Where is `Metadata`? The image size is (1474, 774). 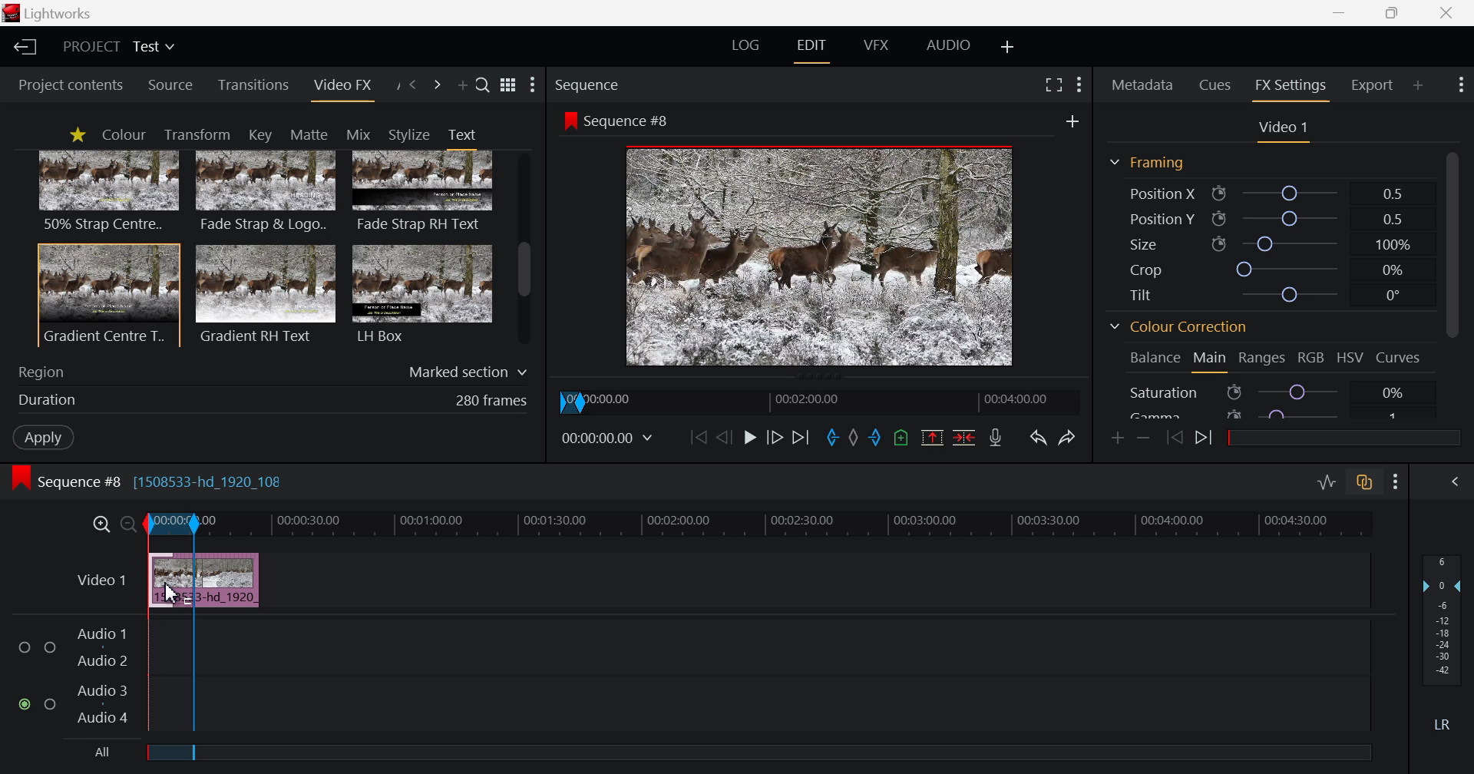 Metadata is located at coordinates (1144, 82).